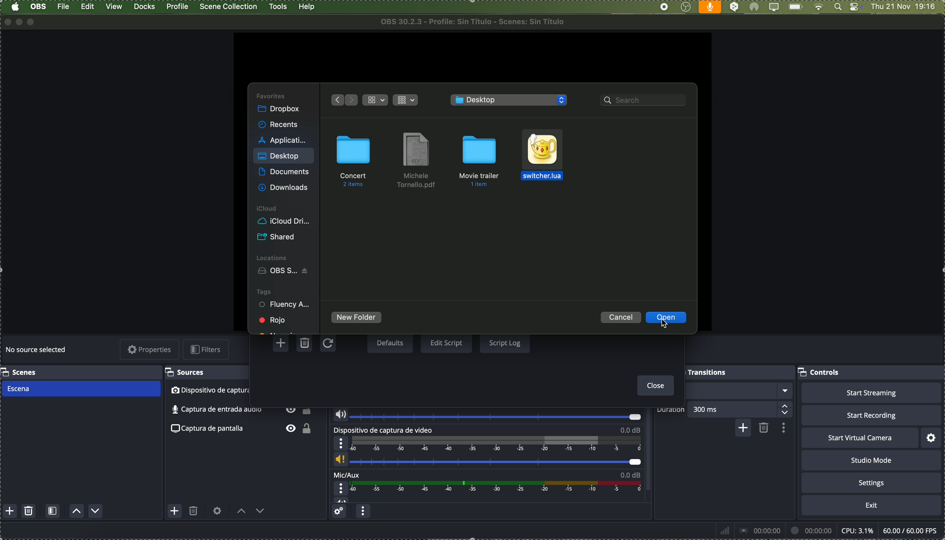 This screenshot has width=945, height=540. I want to click on open source properties, so click(217, 511).